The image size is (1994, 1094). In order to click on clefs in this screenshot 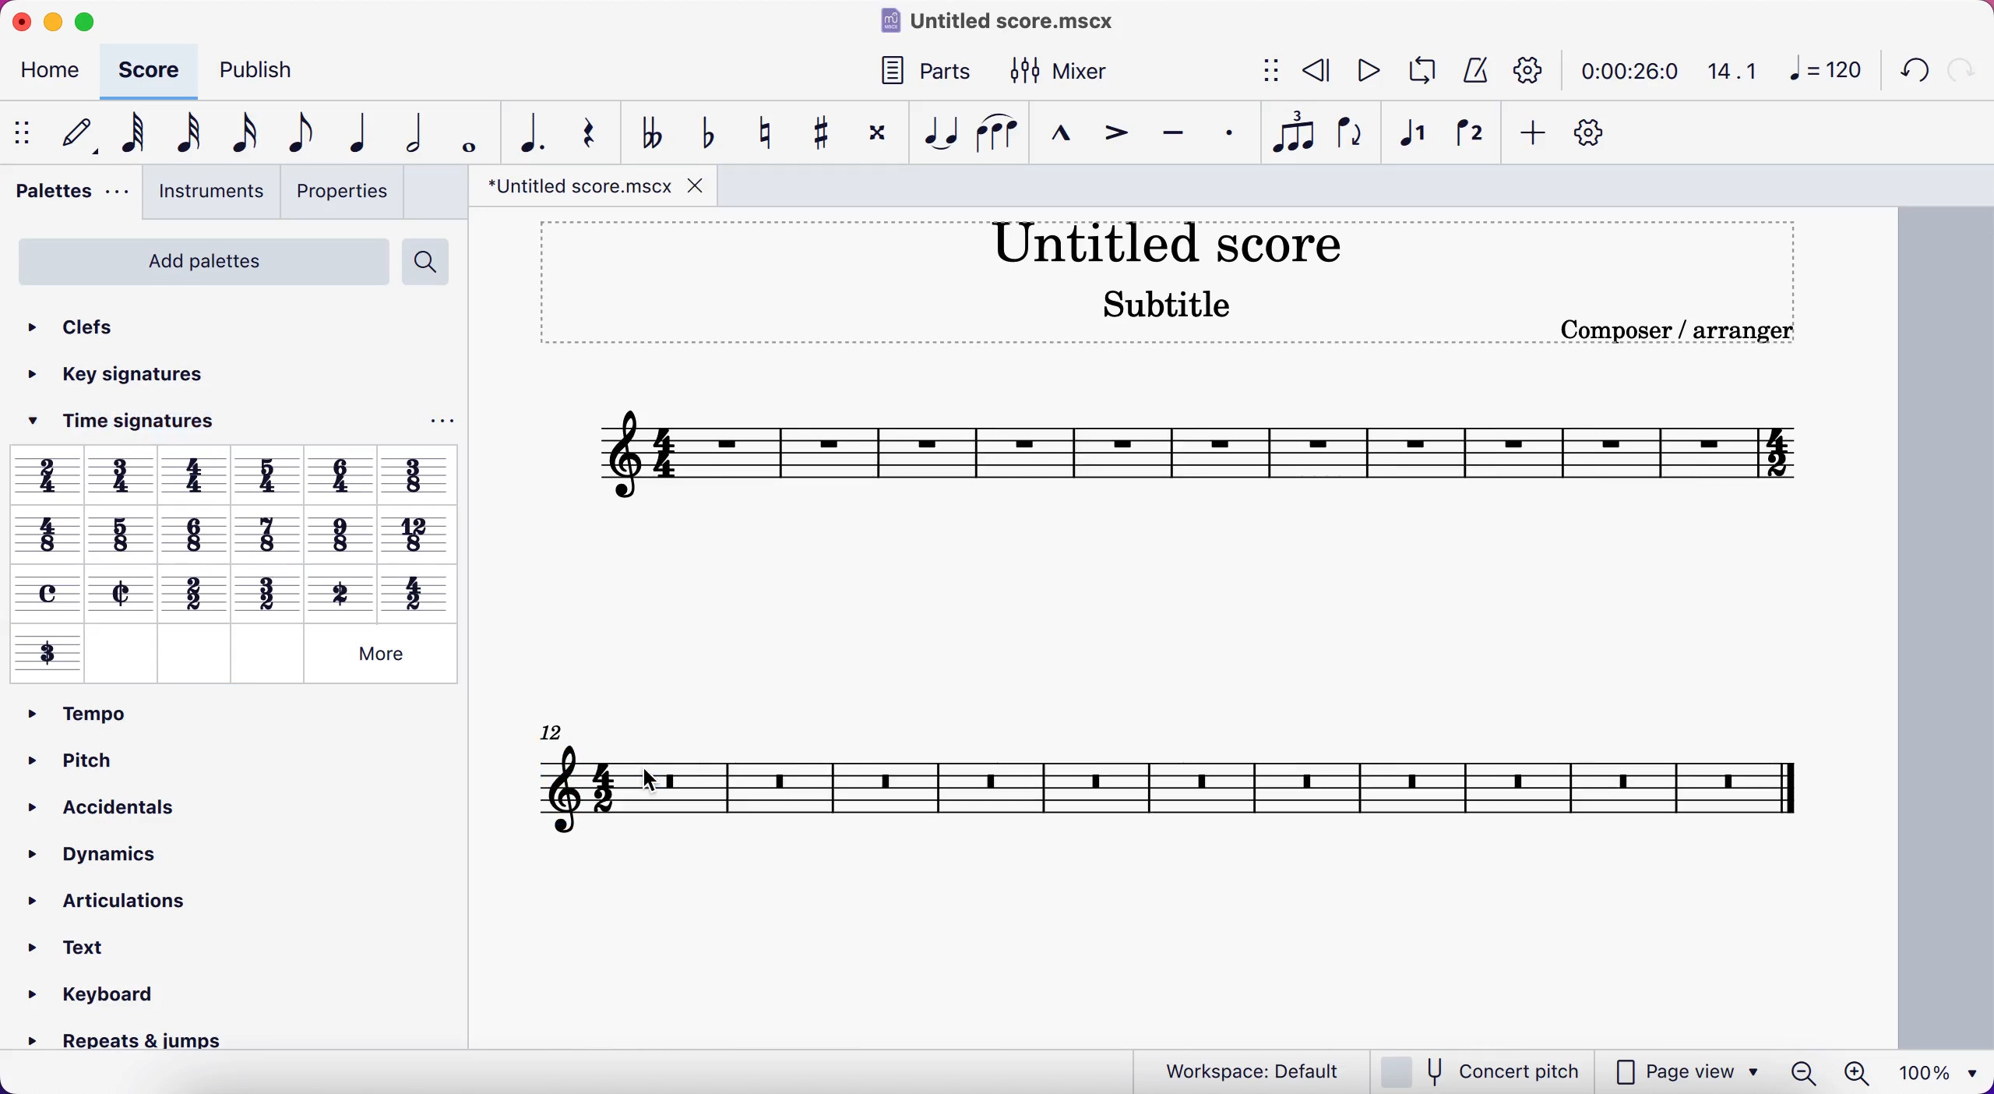, I will do `click(83, 323)`.